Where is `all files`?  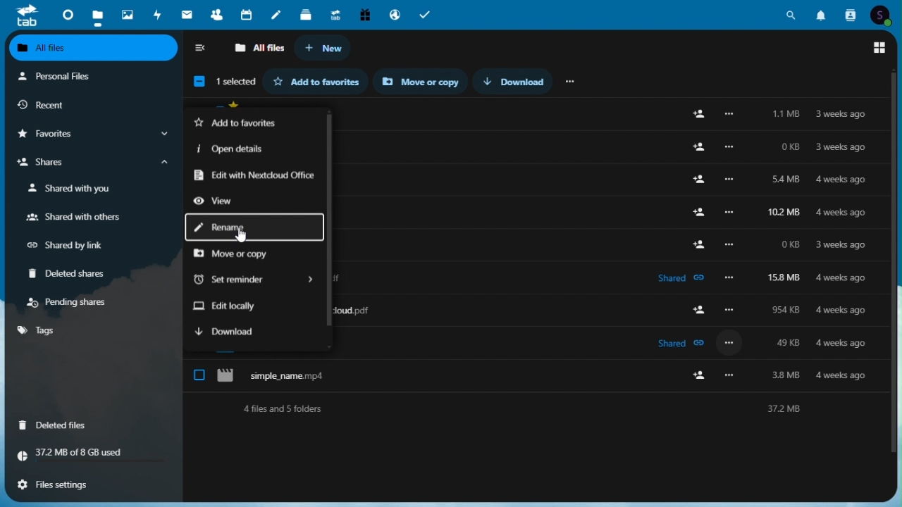 all files is located at coordinates (94, 49).